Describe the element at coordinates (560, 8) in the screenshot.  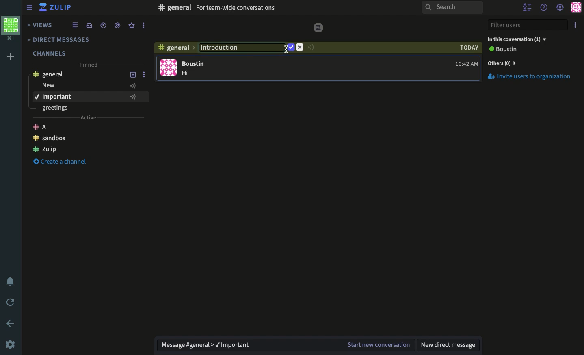
I see `Settings` at that location.